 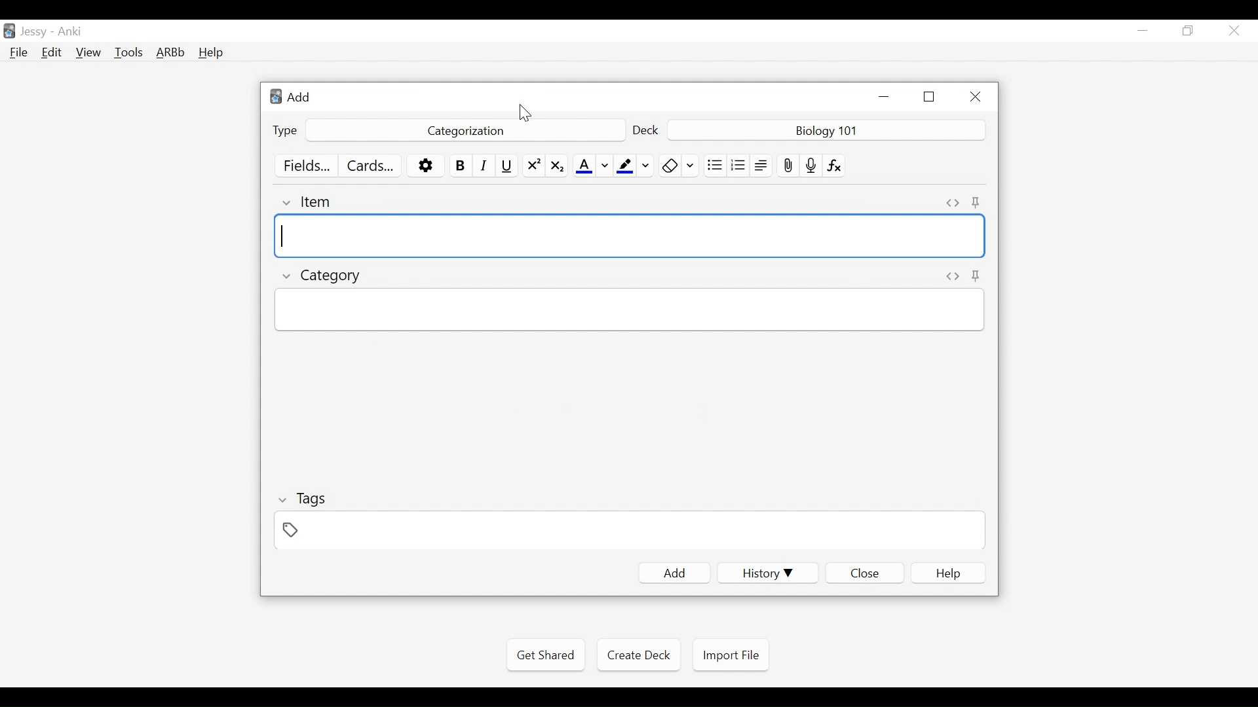 I want to click on User Nmae, so click(x=36, y=32).